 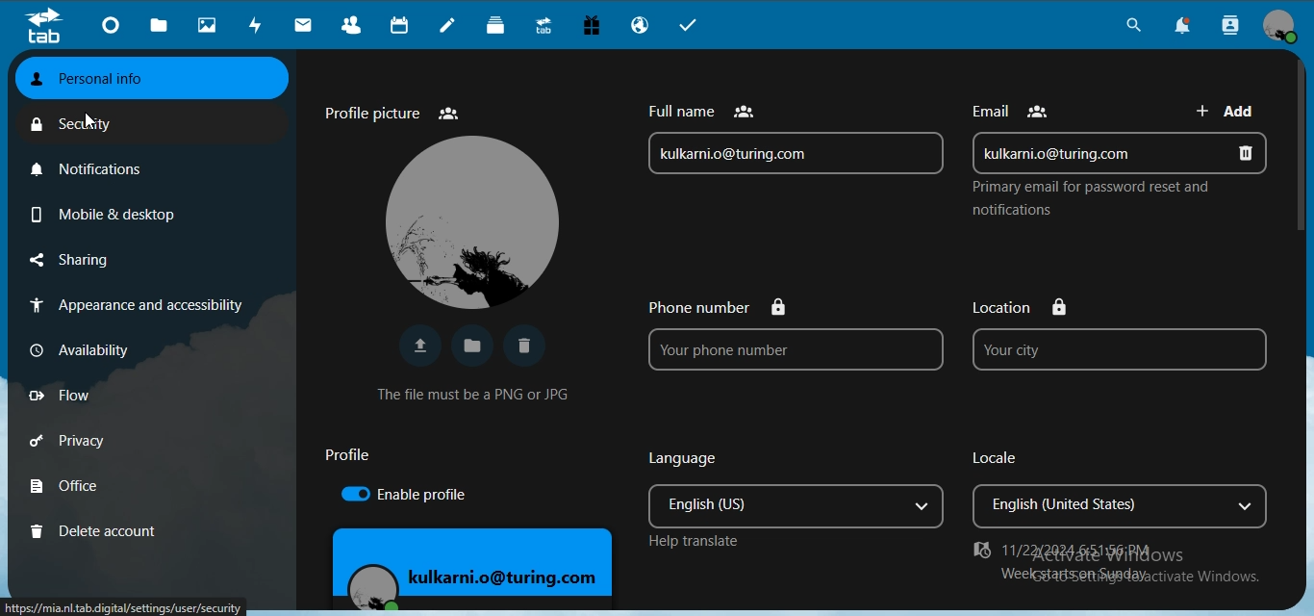 I want to click on image, so click(x=462, y=221).